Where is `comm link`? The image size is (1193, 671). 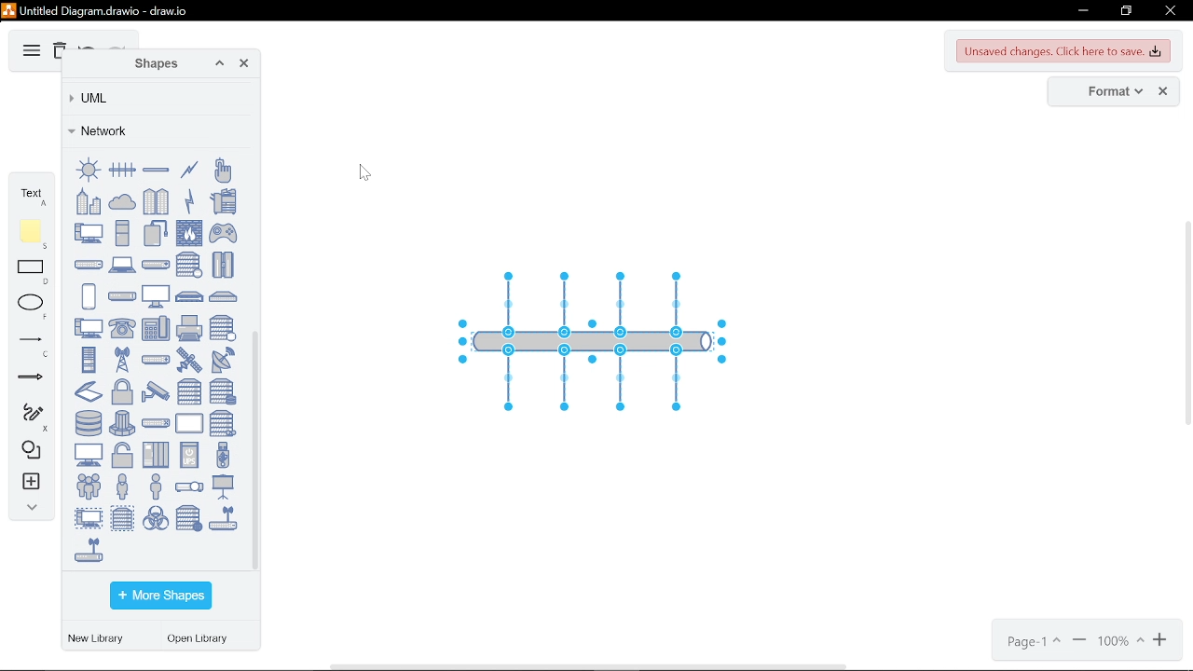
comm link is located at coordinates (189, 170).